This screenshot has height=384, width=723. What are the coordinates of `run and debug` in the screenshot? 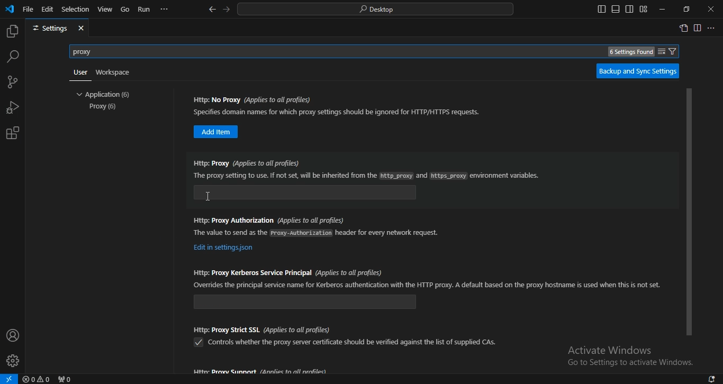 It's located at (12, 107).